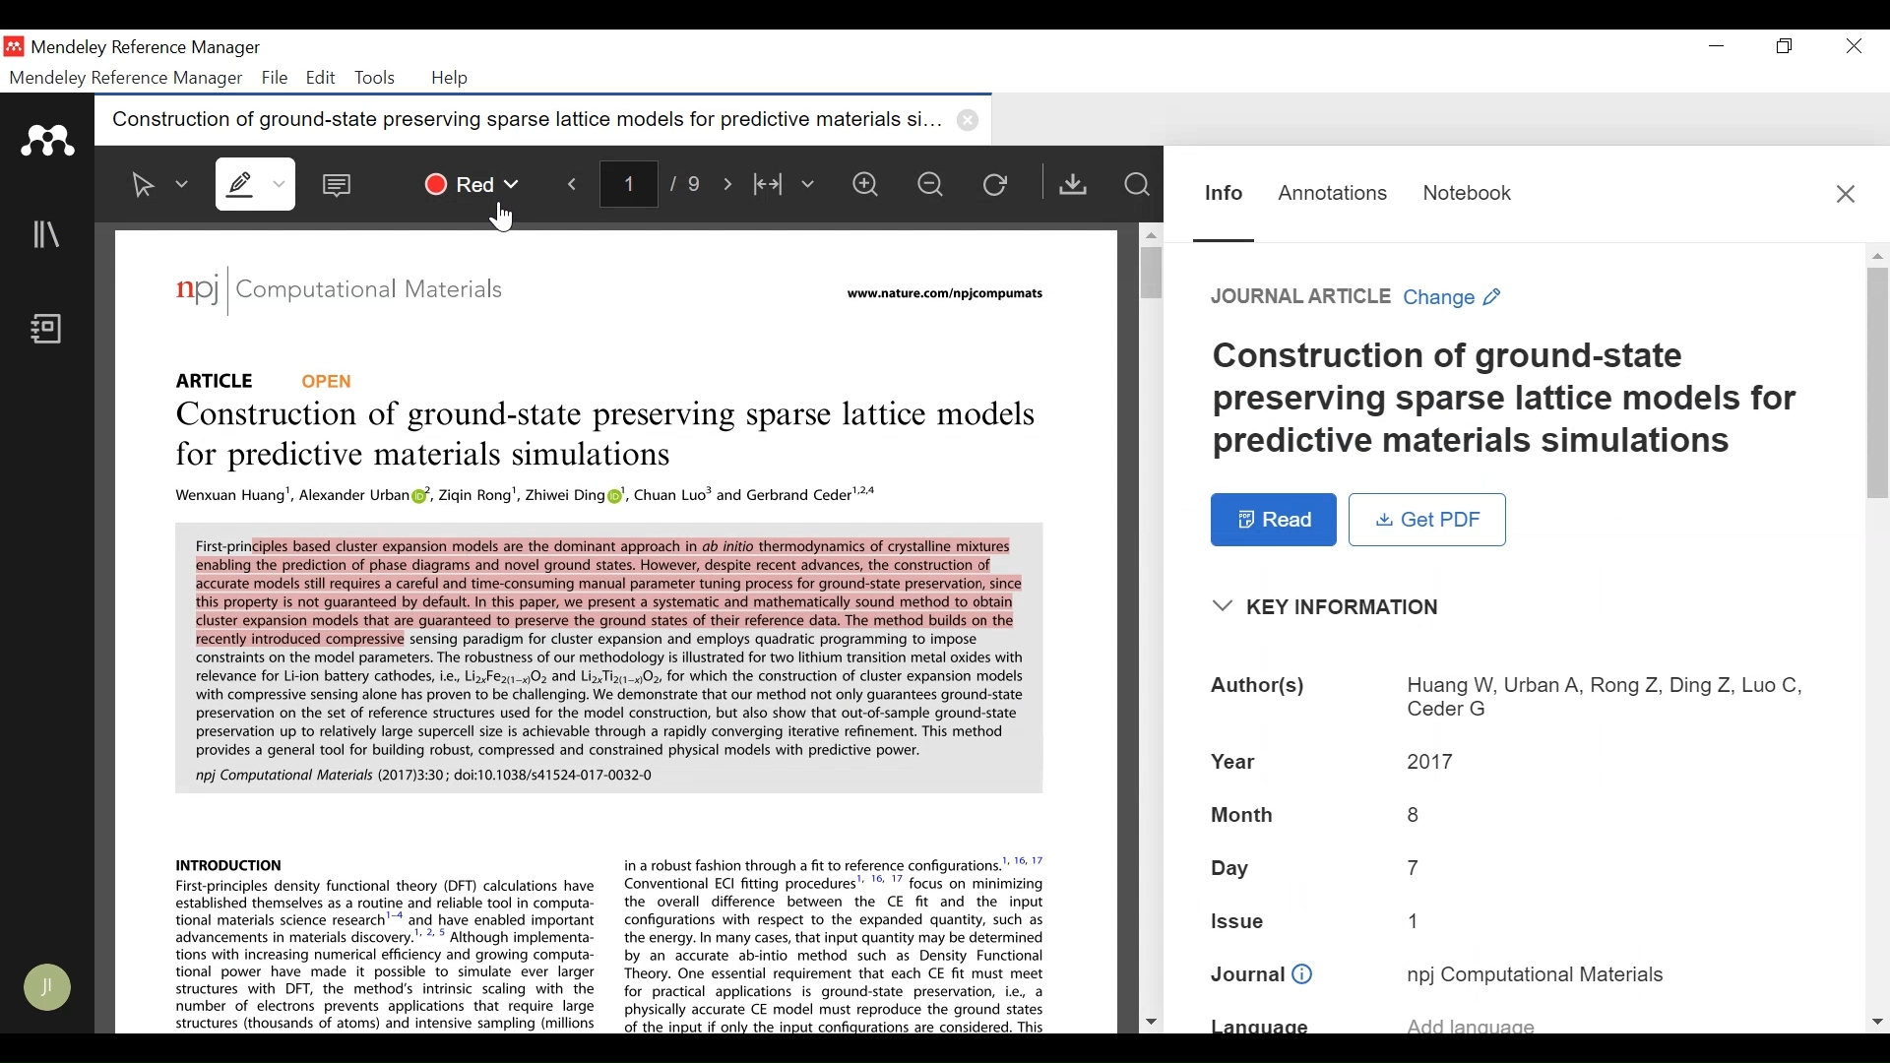  I want to click on Construction of ground-state preserving sparse  lattice models for predictive simulations, so click(605, 432).